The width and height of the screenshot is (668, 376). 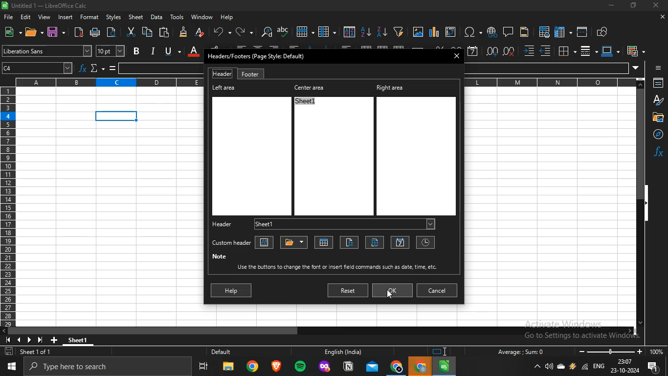 I want to click on sheet1, so click(x=344, y=224).